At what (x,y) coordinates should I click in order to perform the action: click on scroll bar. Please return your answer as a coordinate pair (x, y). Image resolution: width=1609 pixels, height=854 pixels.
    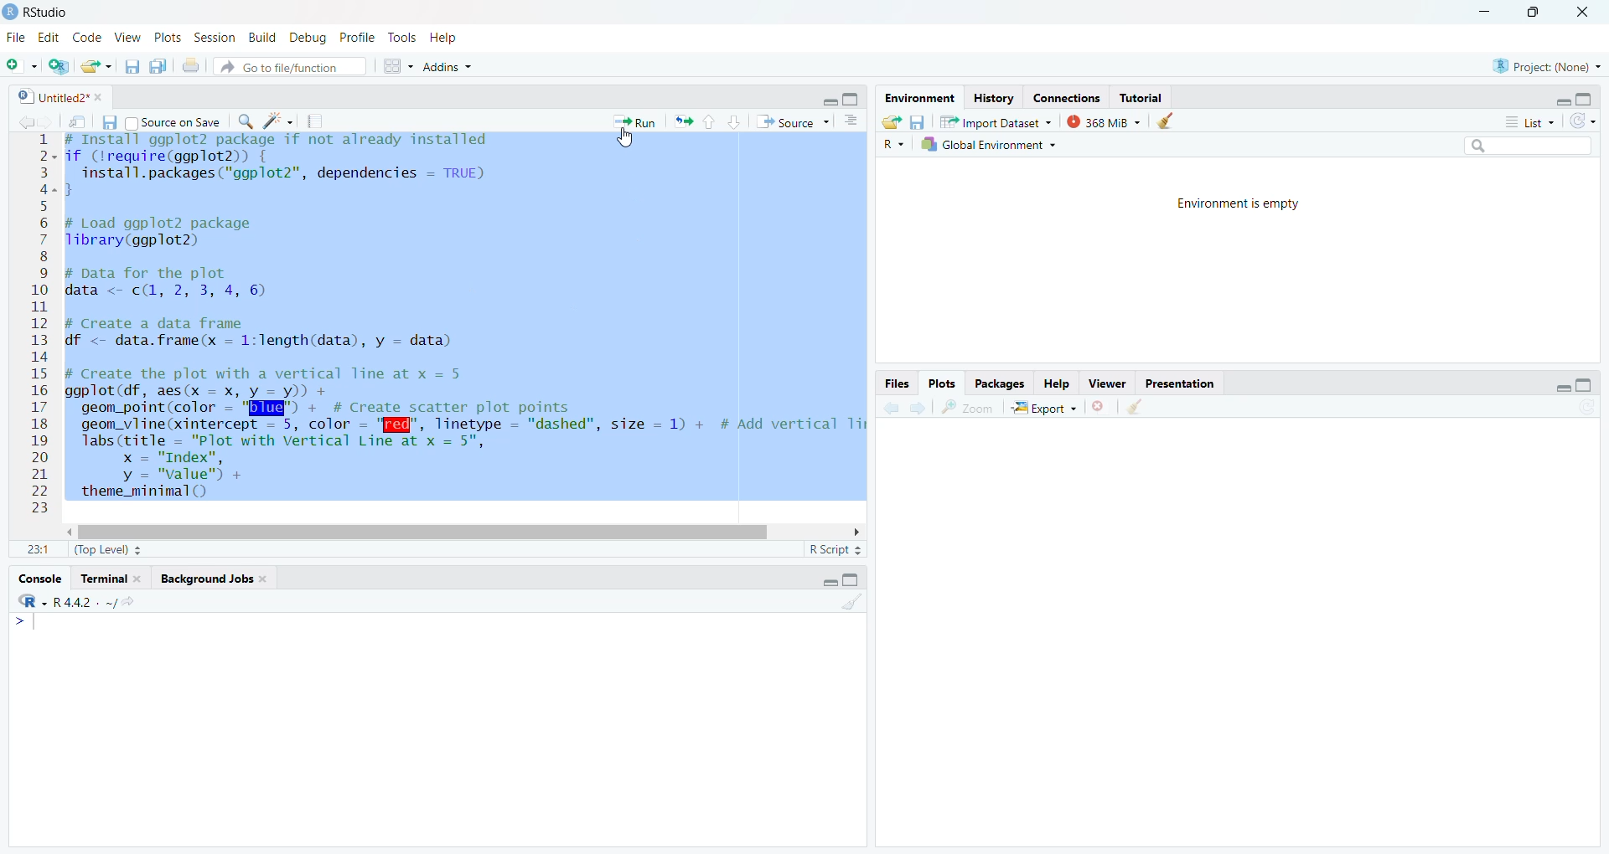
    Looking at the image, I should click on (446, 529).